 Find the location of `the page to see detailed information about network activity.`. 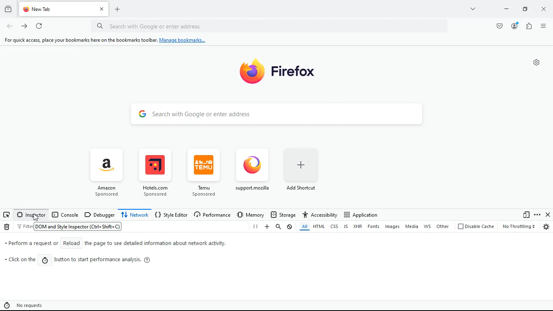

the page to see detailed information about network activity. is located at coordinates (155, 244).